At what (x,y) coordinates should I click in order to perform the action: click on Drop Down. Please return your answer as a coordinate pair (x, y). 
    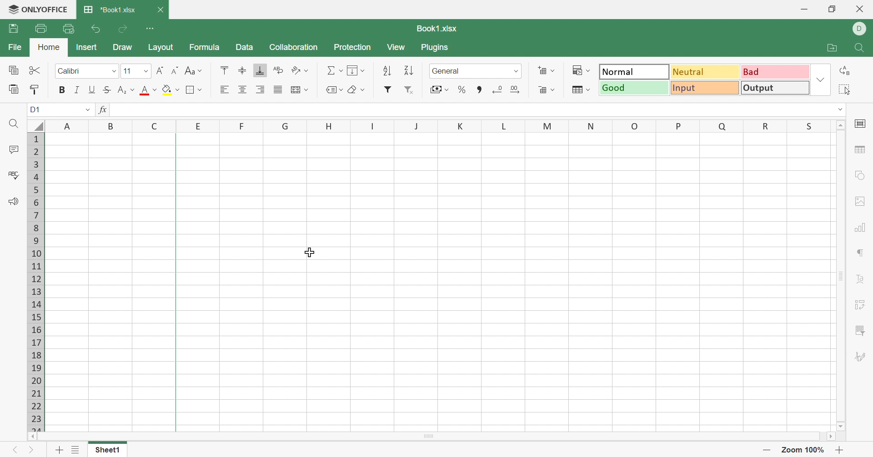
    Looking at the image, I should click on (308, 72).